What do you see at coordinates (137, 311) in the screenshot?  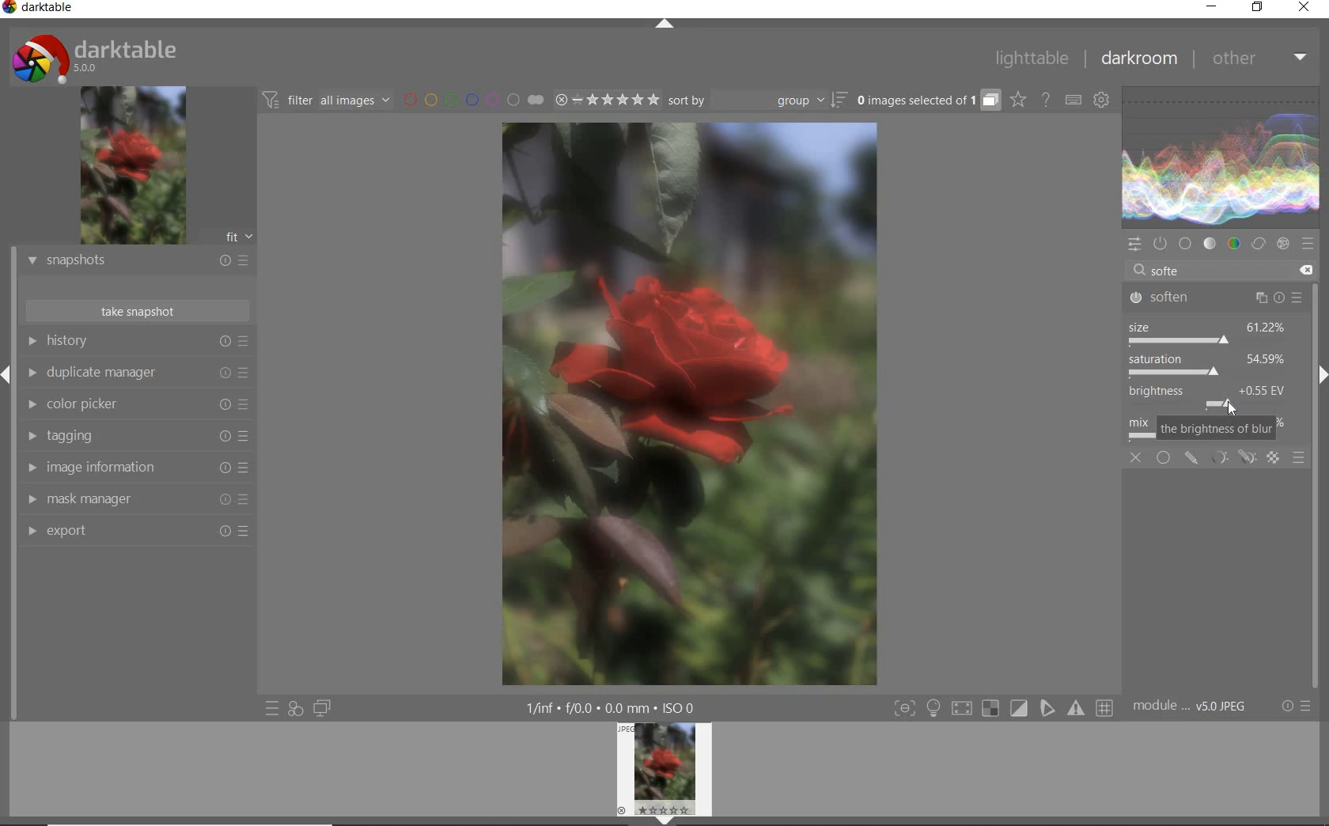 I see `take snapshot` at bounding box center [137, 311].